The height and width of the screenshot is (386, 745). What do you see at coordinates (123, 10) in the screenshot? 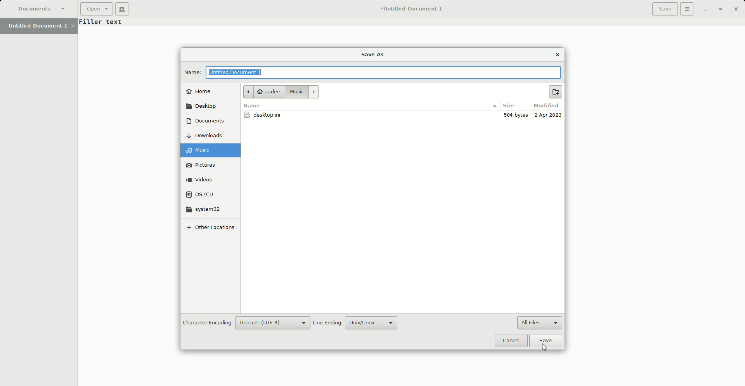
I see `New` at bounding box center [123, 10].